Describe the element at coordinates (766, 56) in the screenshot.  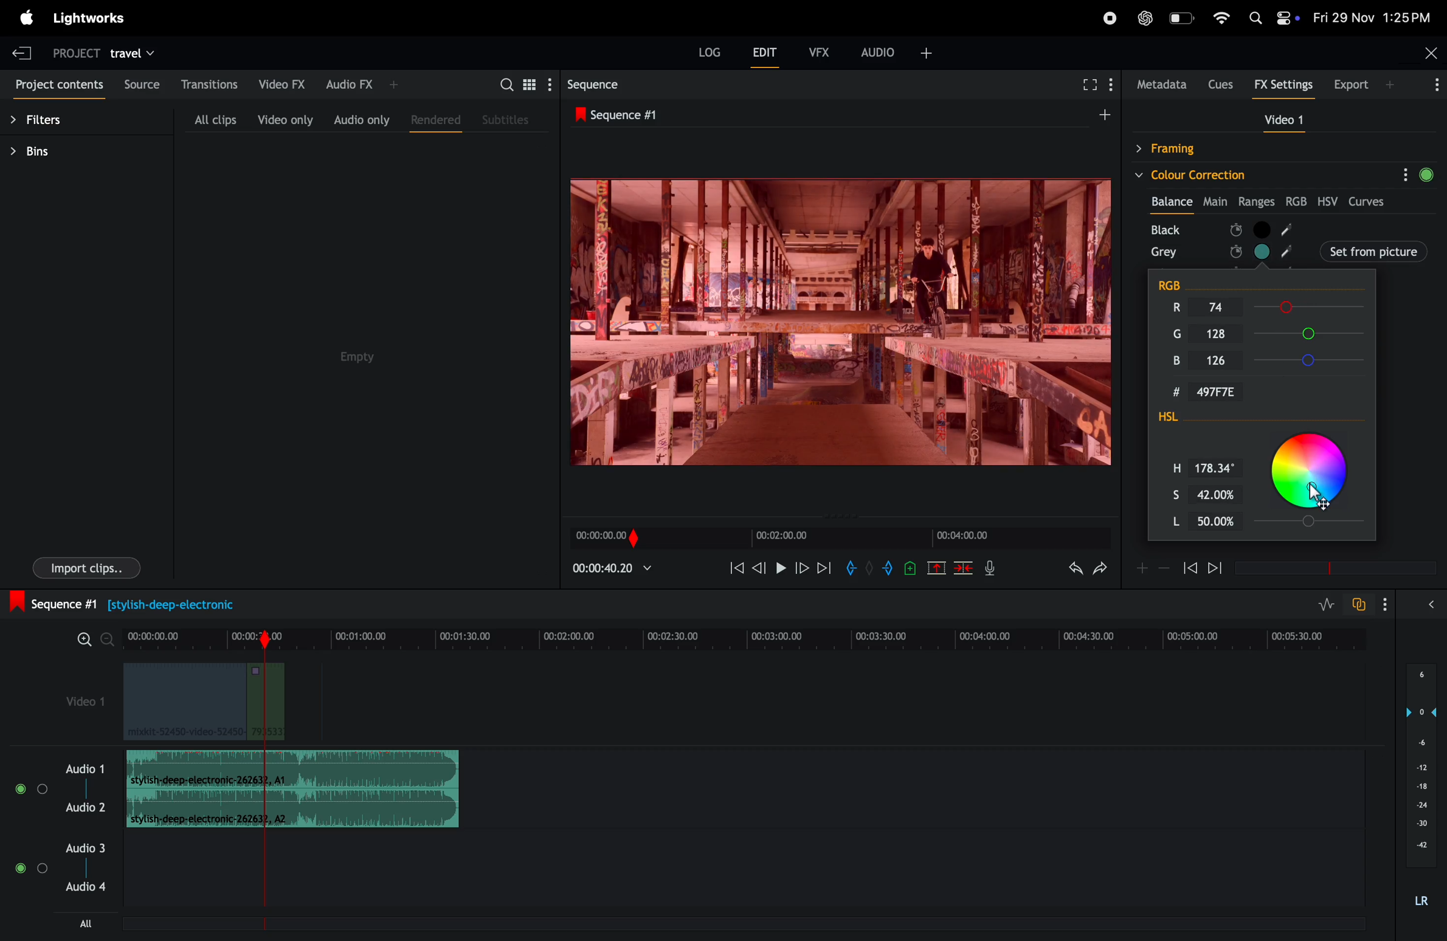
I see `edit` at that location.